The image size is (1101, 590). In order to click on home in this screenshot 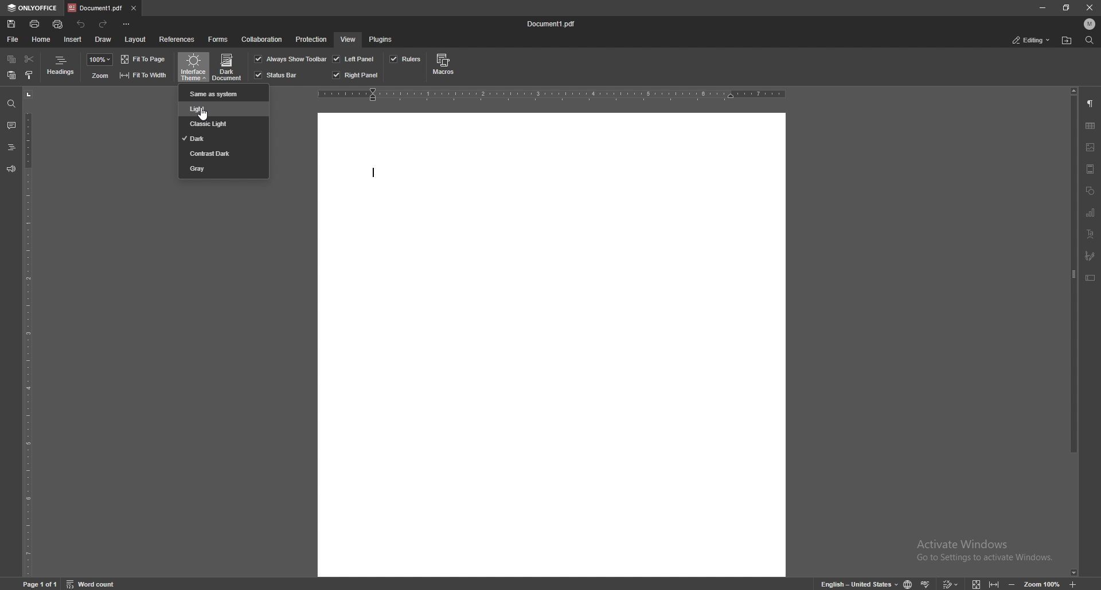, I will do `click(42, 40)`.